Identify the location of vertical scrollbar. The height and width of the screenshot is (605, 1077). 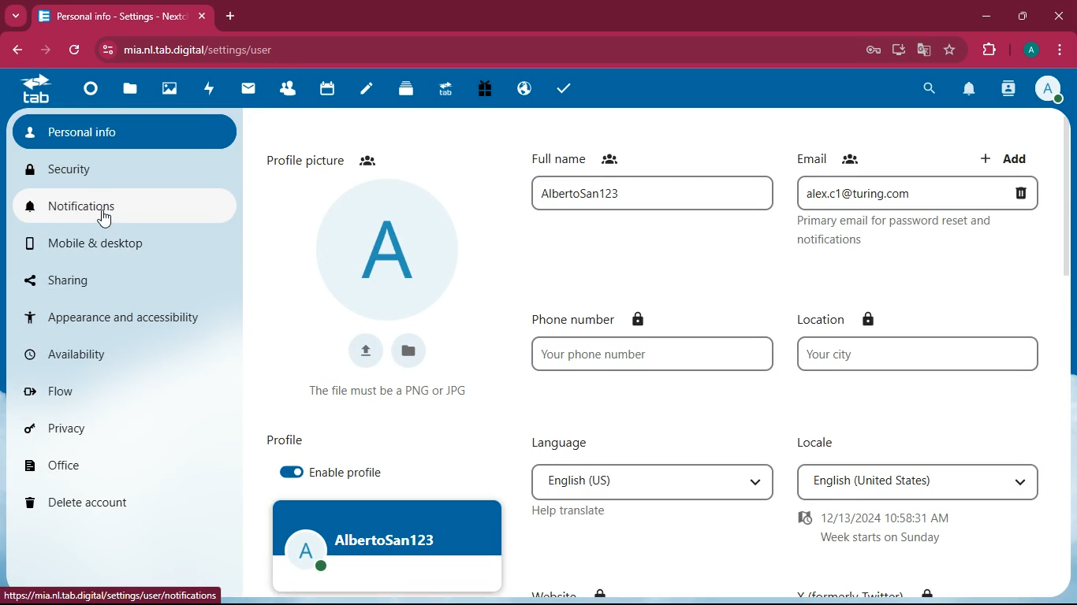
(1063, 196).